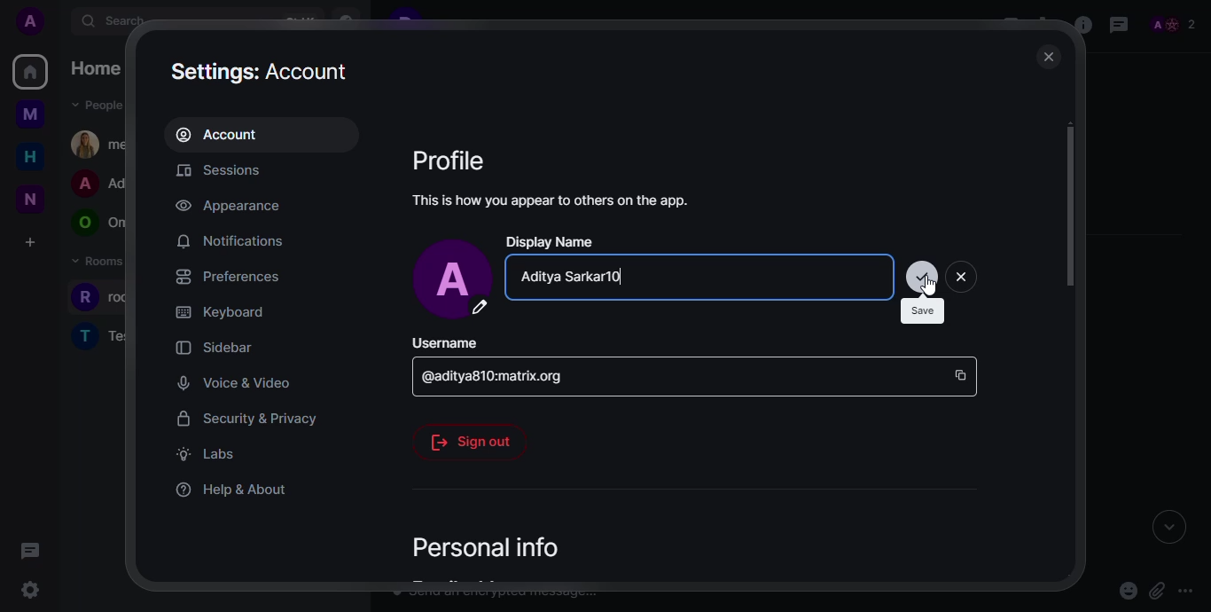 The image size is (1211, 612). Describe the element at coordinates (925, 310) in the screenshot. I see `save` at that location.